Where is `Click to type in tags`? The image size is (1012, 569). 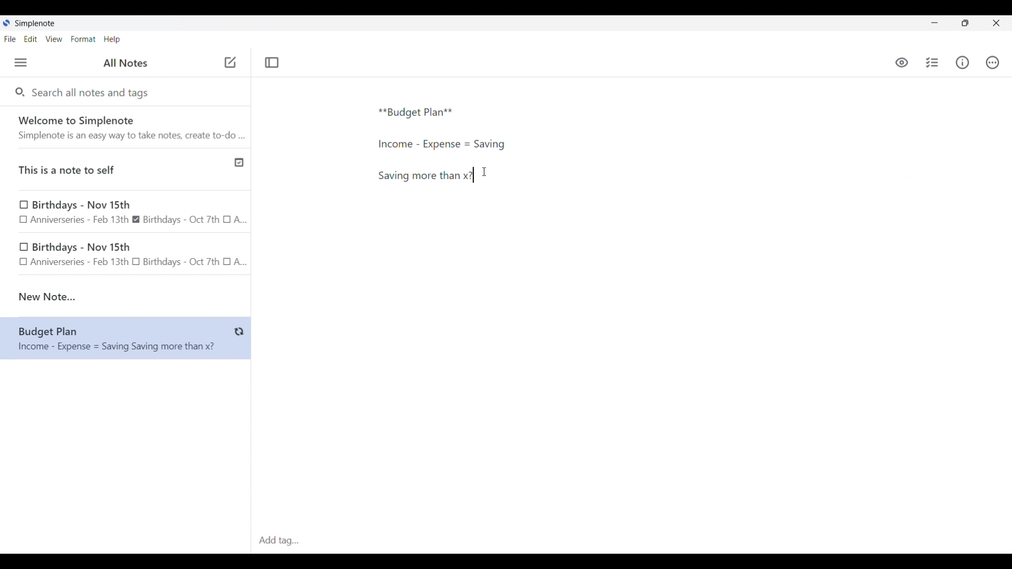
Click to type in tags is located at coordinates (631, 541).